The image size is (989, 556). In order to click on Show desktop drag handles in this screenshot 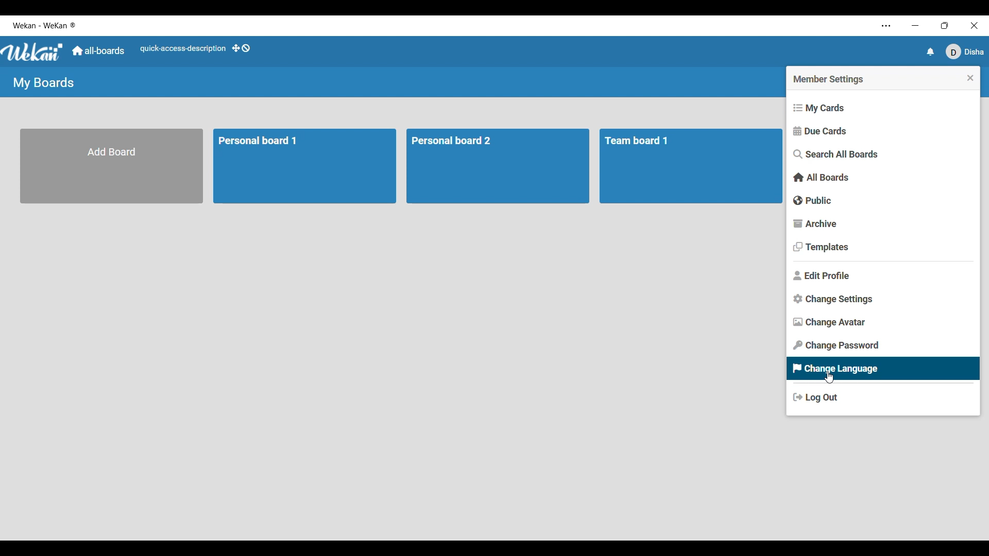, I will do `click(241, 48)`.